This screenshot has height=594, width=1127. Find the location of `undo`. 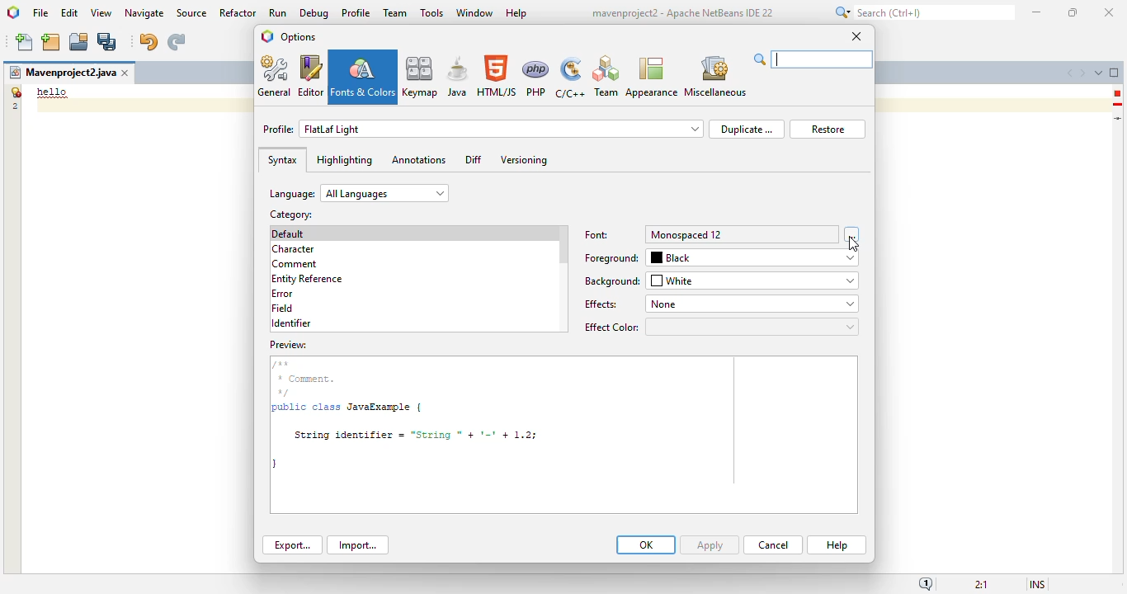

undo is located at coordinates (148, 42).